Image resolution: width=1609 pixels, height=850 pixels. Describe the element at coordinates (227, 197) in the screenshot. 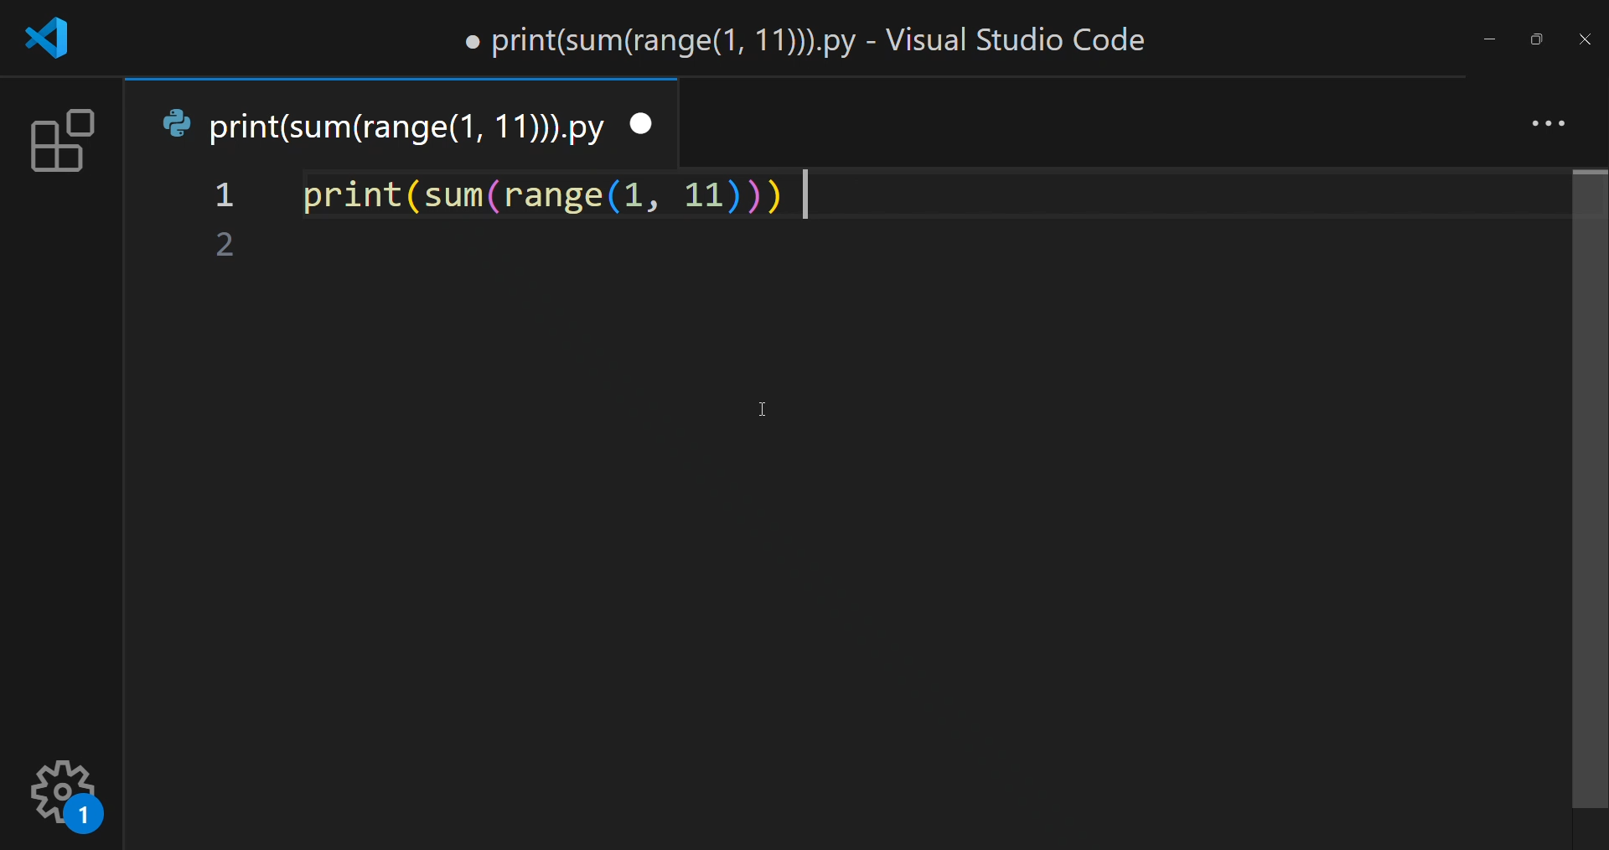

I see `1` at that location.